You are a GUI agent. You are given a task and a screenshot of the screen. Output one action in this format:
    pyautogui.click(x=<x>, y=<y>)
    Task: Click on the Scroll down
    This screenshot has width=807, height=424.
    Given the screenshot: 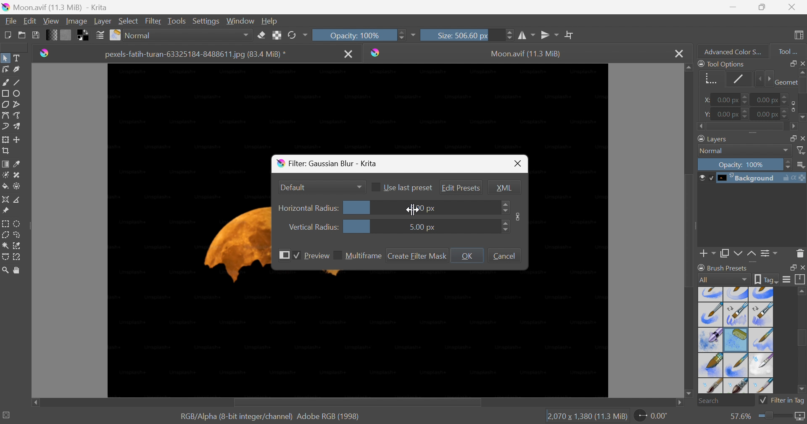 What is the action you would take?
    pyautogui.click(x=688, y=395)
    